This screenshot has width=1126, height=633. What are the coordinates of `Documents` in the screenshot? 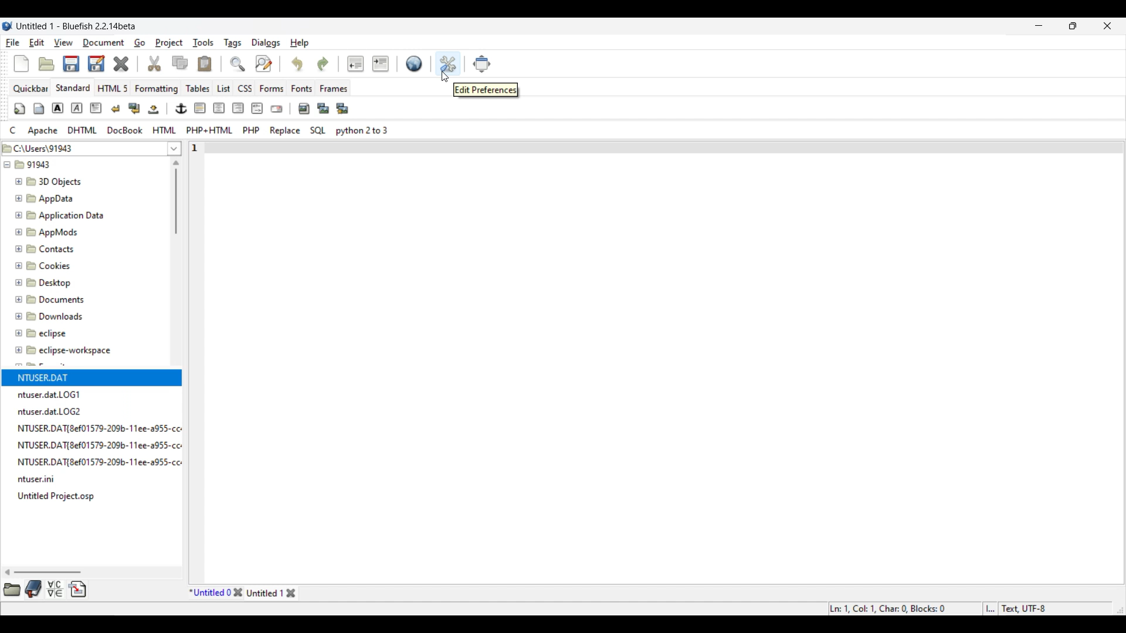 It's located at (56, 298).